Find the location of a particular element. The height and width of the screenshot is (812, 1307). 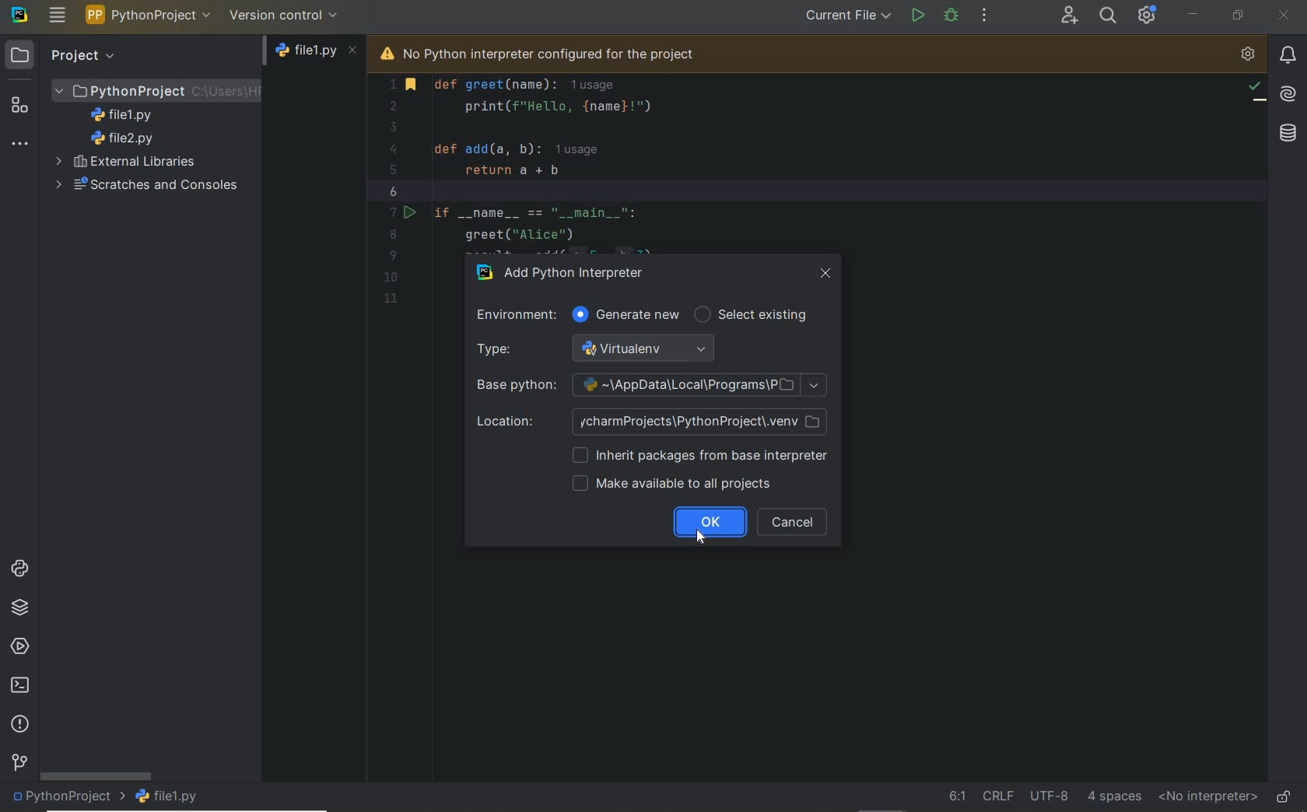

Ide and Project Settings is located at coordinates (1148, 17).